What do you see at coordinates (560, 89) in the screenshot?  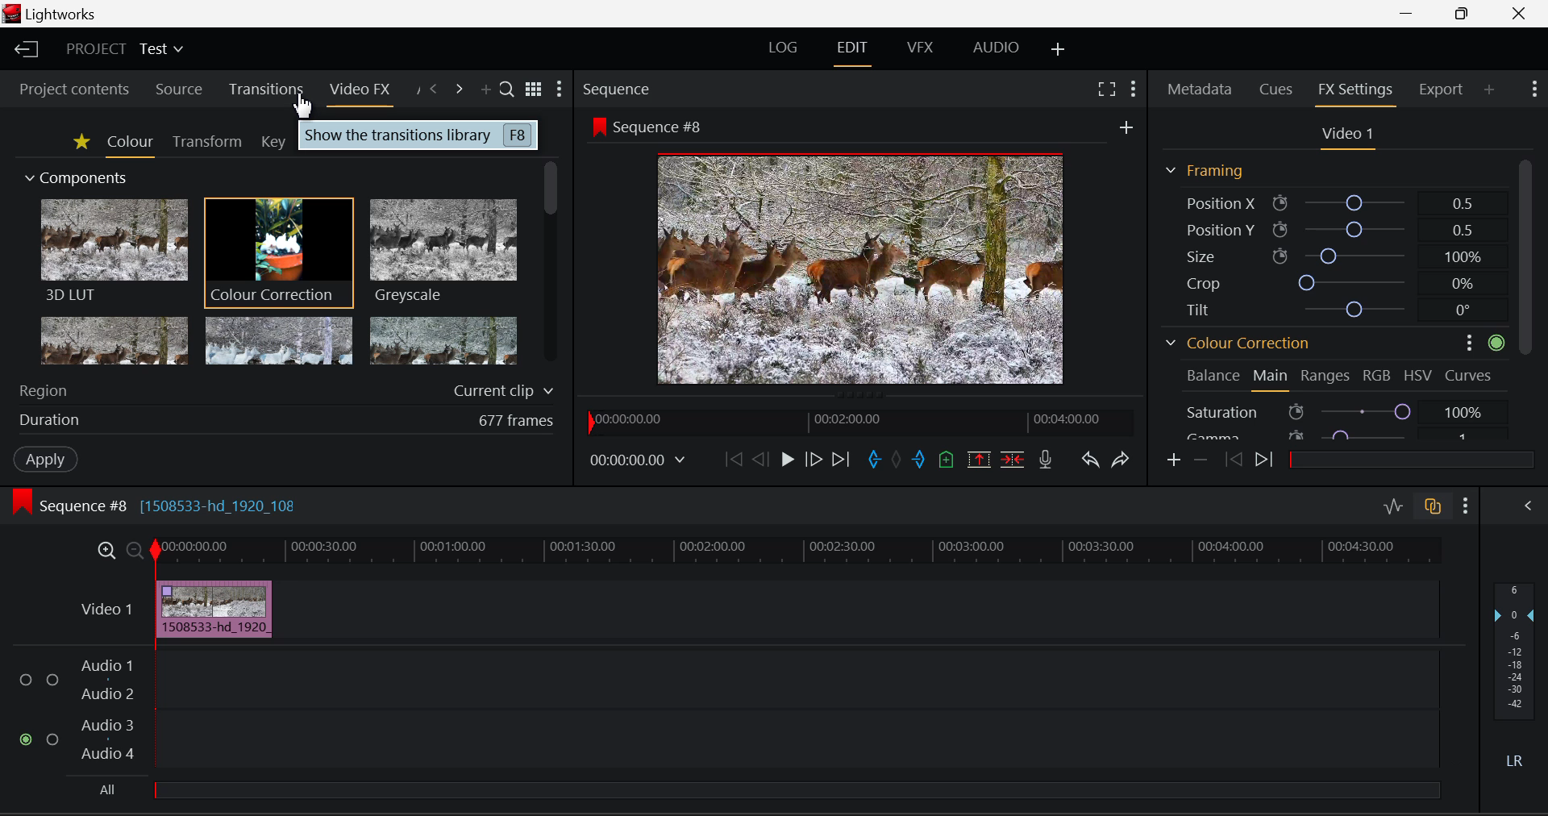 I see `Show Settings` at bounding box center [560, 89].